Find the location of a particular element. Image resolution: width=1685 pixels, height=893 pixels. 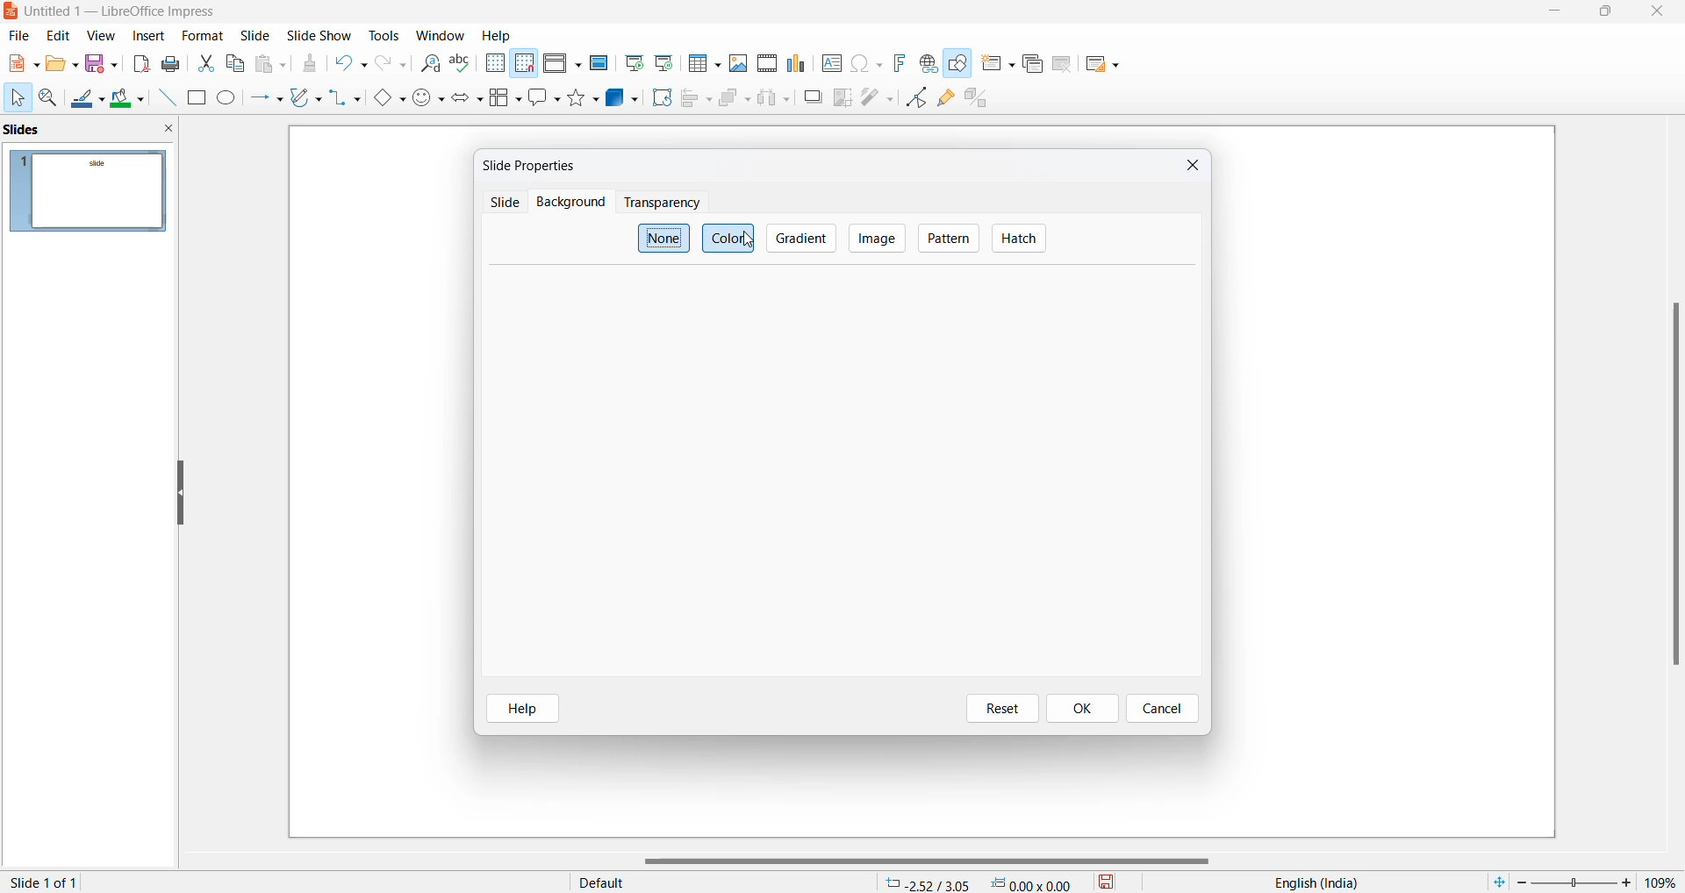

file name is located at coordinates (115, 13).